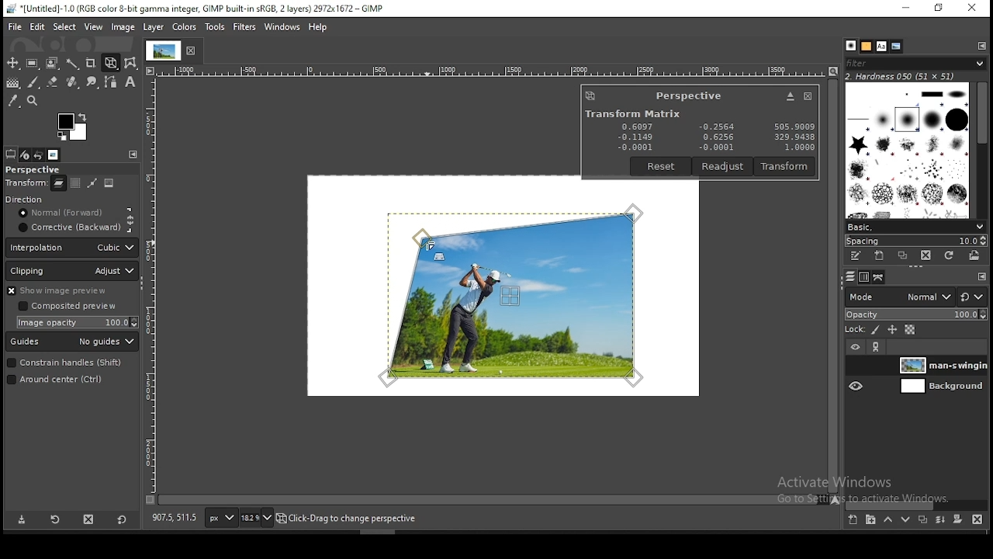  I want to click on crop tool, so click(92, 63).